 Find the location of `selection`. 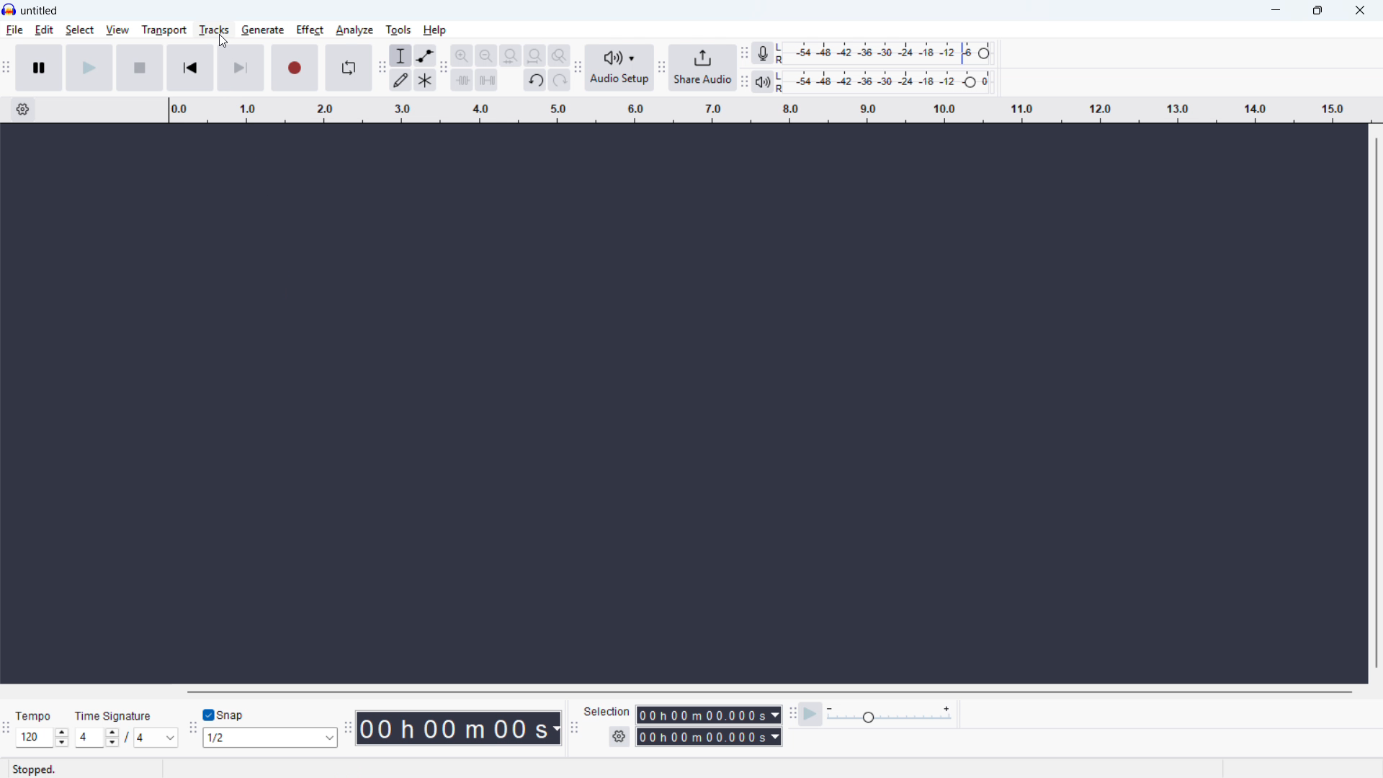

selection is located at coordinates (608, 711).